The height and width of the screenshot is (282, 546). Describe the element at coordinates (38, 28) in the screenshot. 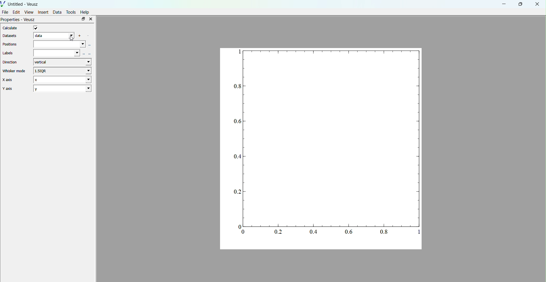

I see `checkbox` at that location.